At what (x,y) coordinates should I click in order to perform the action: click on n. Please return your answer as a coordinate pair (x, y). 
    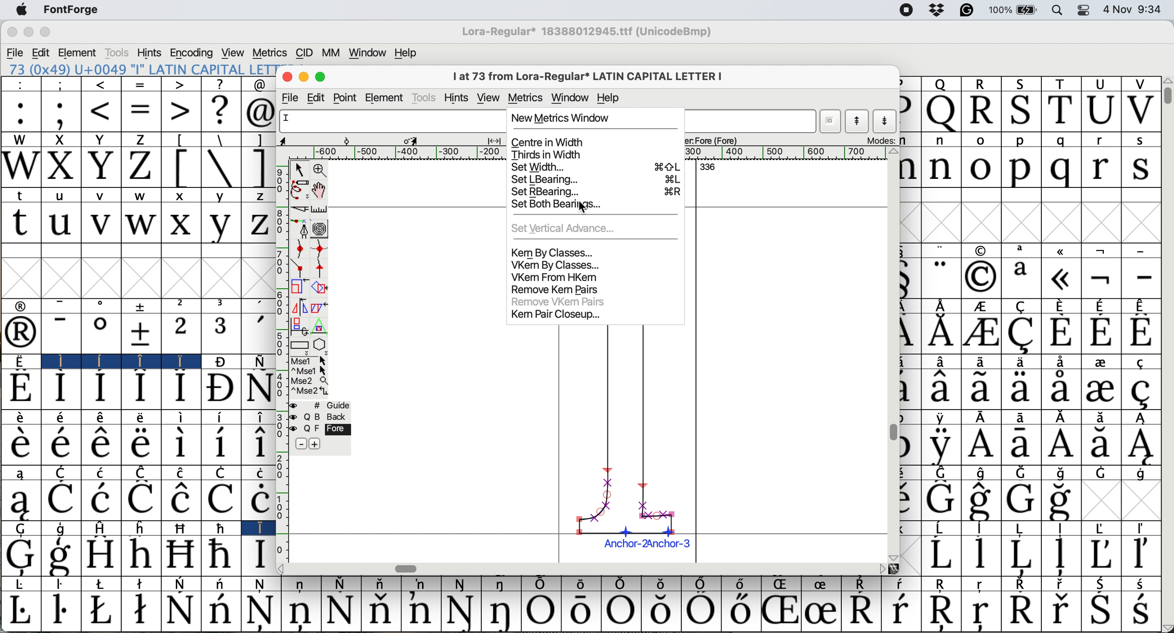
    Looking at the image, I should click on (943, 168).